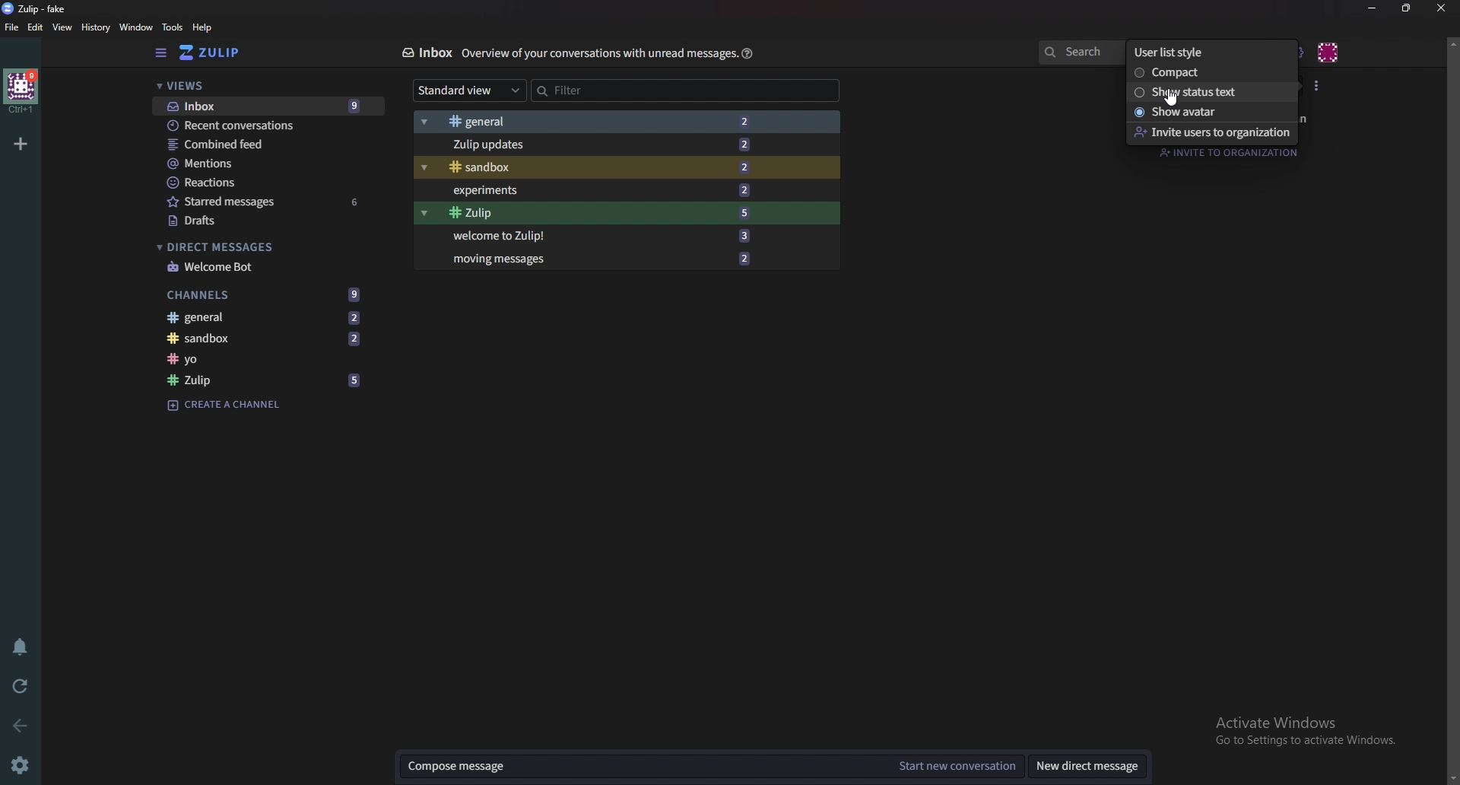 The width and height of the screenshot is (1460, 785). What do you see at coordinates (1447, 410) in the screenshot?
I see `Scroll bar` at bounding box center [1447, 410].